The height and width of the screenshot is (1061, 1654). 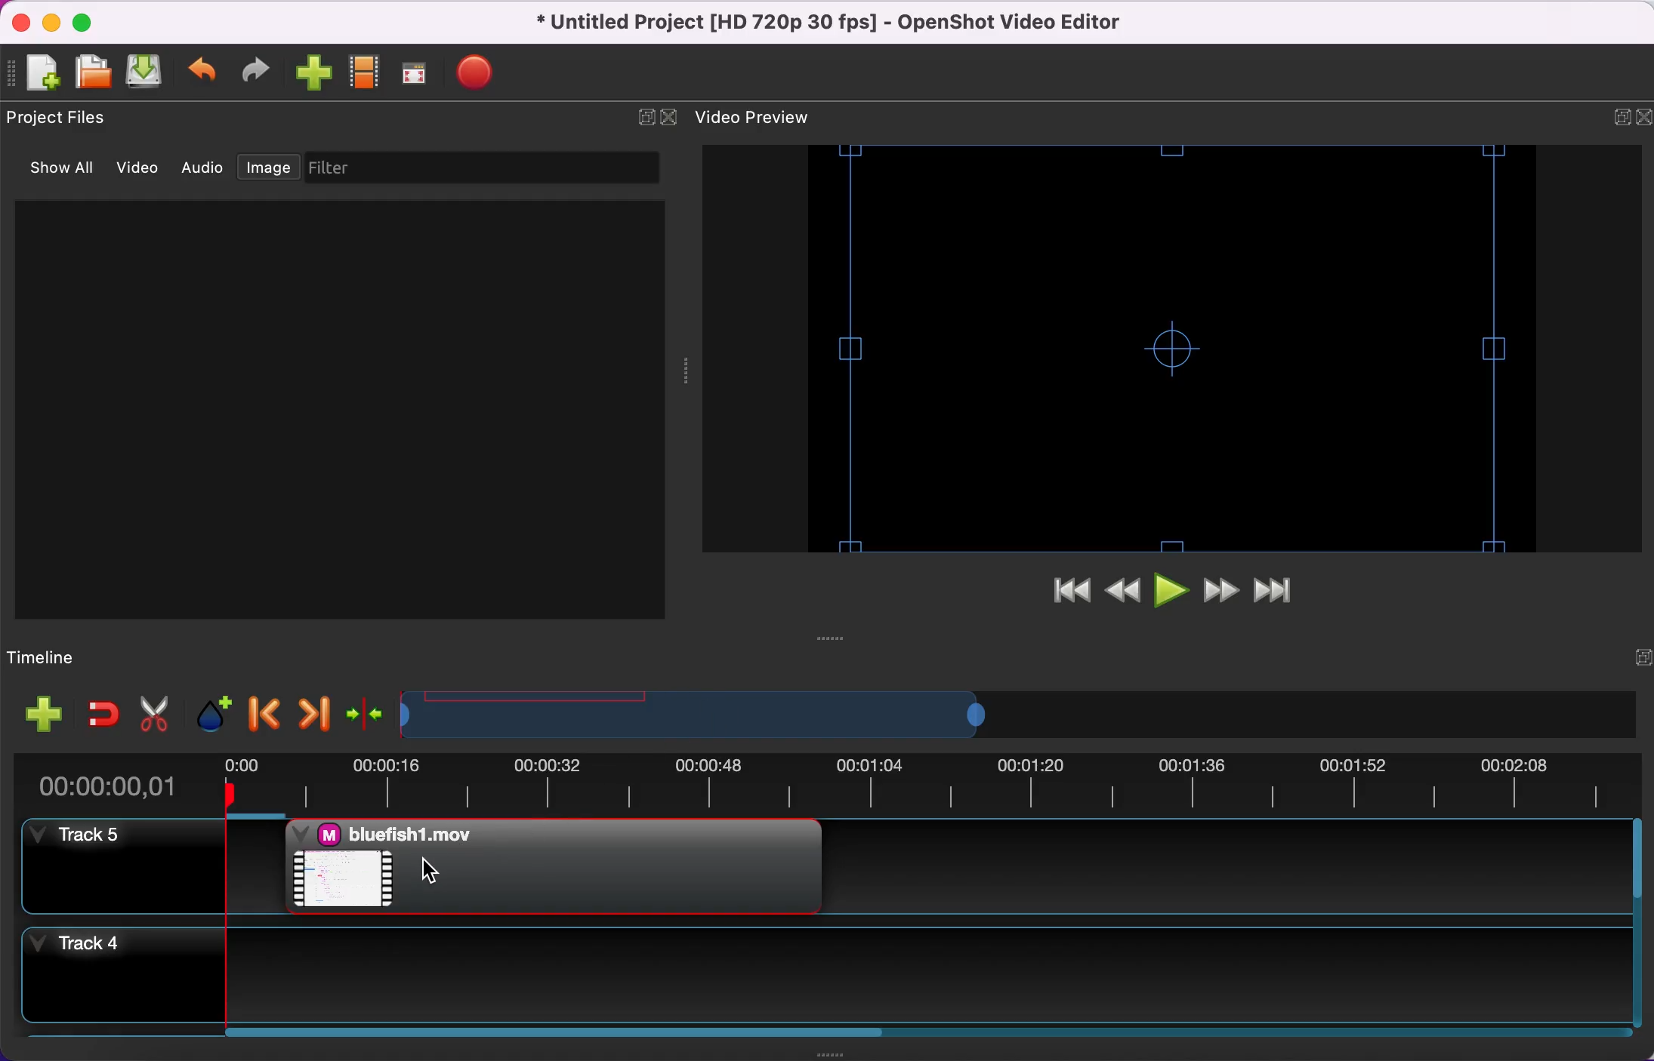 I want to click on cut, so click(x=154, y=713).